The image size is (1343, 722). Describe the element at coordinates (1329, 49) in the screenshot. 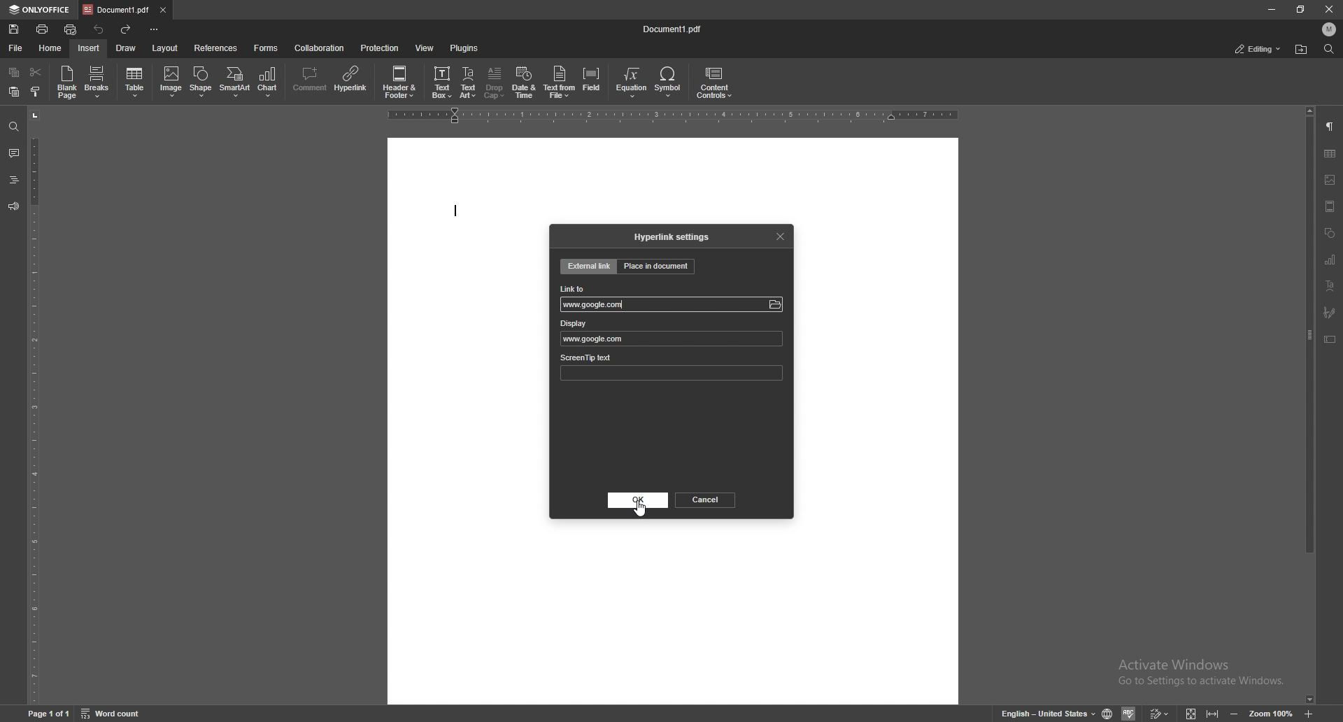

I see `find` at that location.